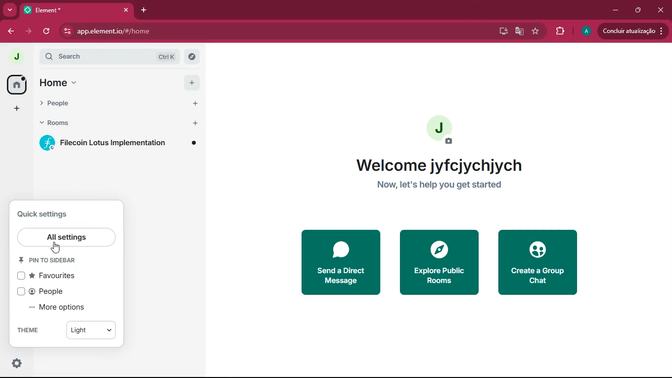 The image size is (672, 378). What do you see at coordinates (28, 32) in the screenshot?
I see `forward` at bounding box center [28, 32].